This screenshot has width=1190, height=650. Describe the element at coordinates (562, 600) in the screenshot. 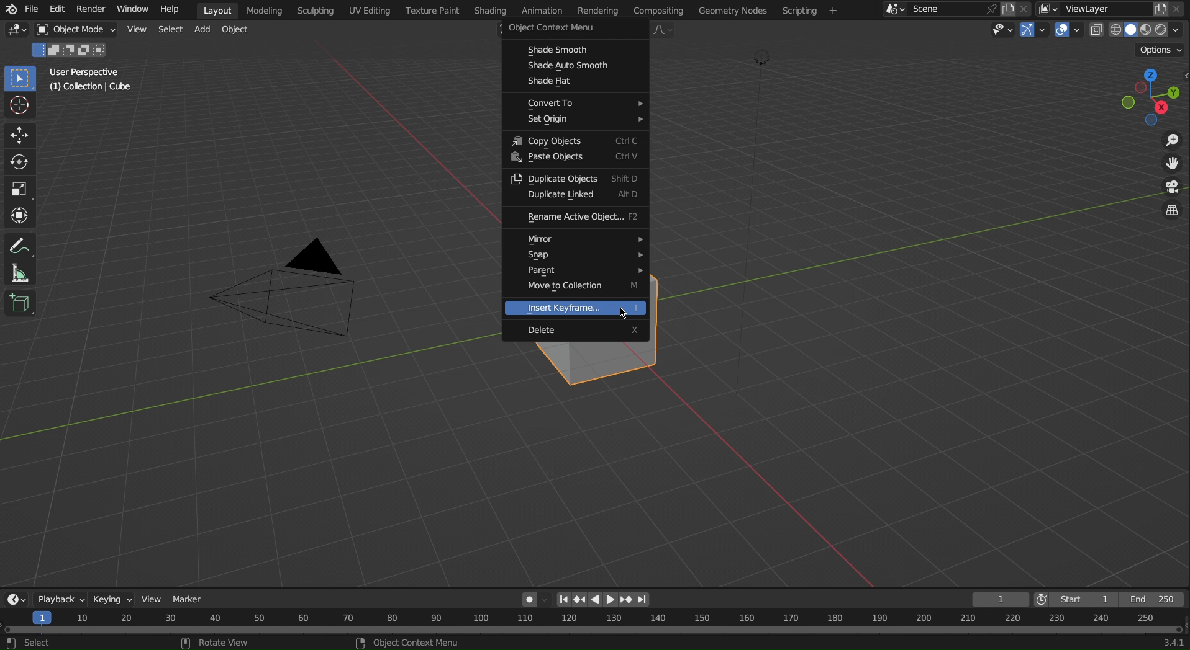

I see `First page` at that location.